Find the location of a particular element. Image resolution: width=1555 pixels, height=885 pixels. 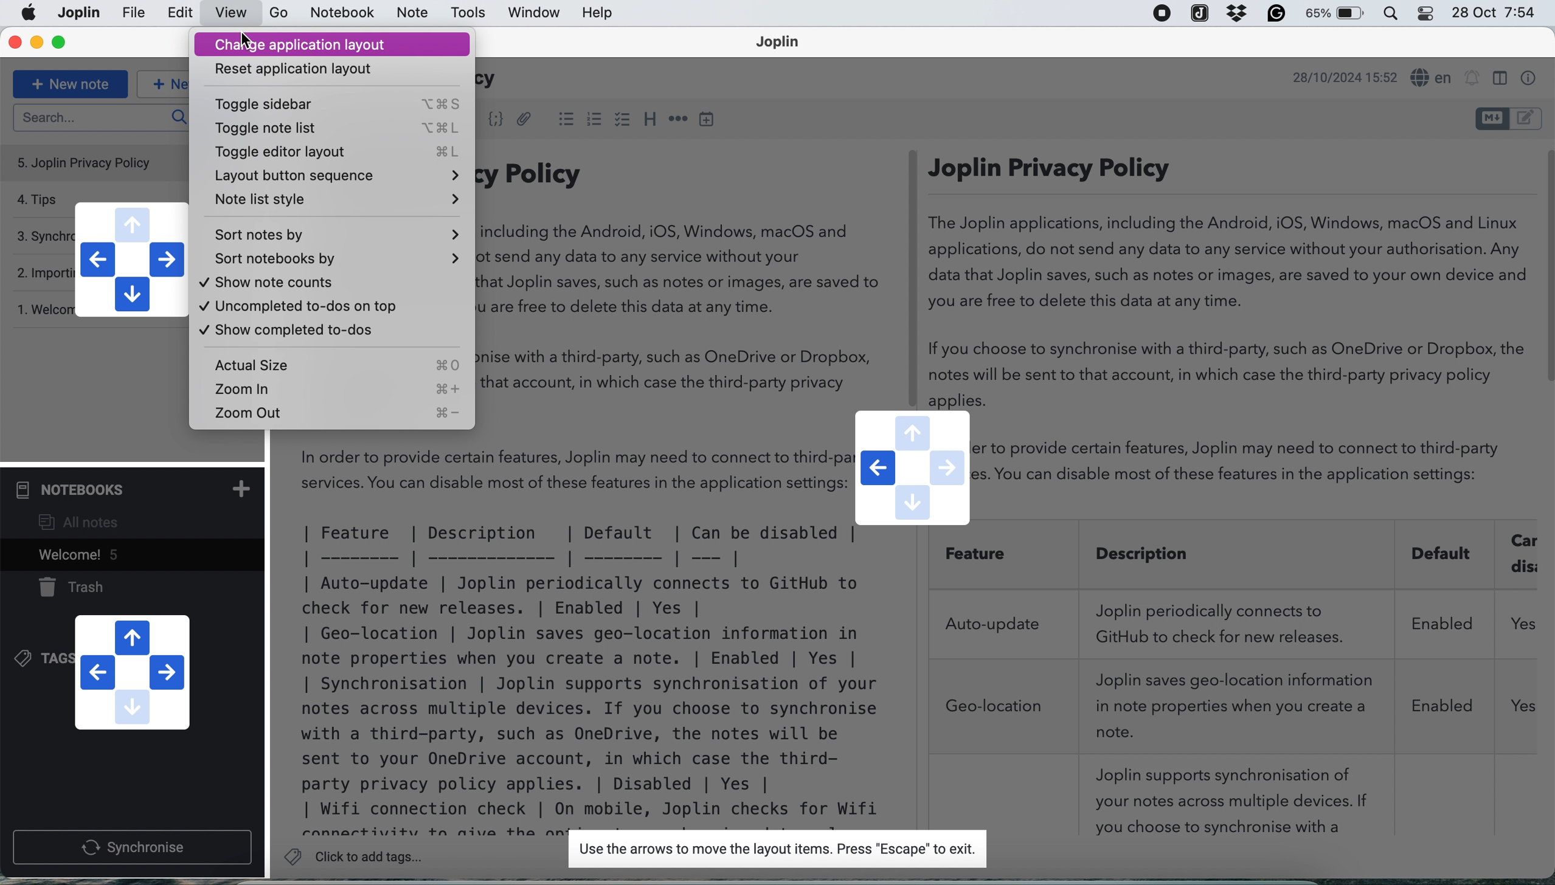

Show completed to-dos is located at coordinates (331, 334).